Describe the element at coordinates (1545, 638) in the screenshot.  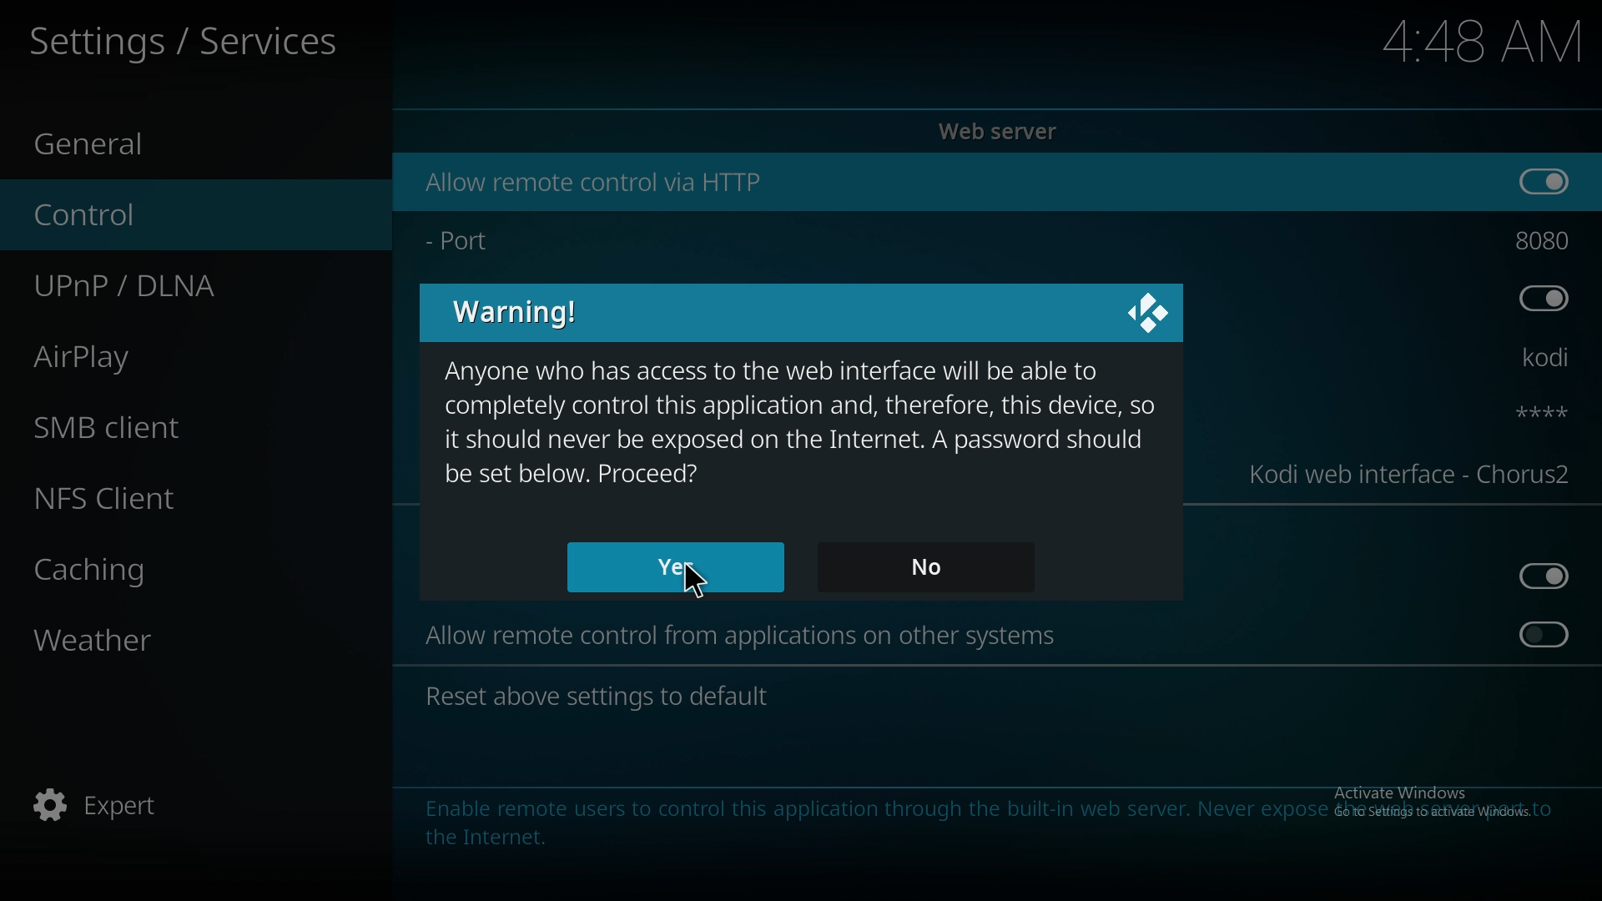
I see `on` at that location.